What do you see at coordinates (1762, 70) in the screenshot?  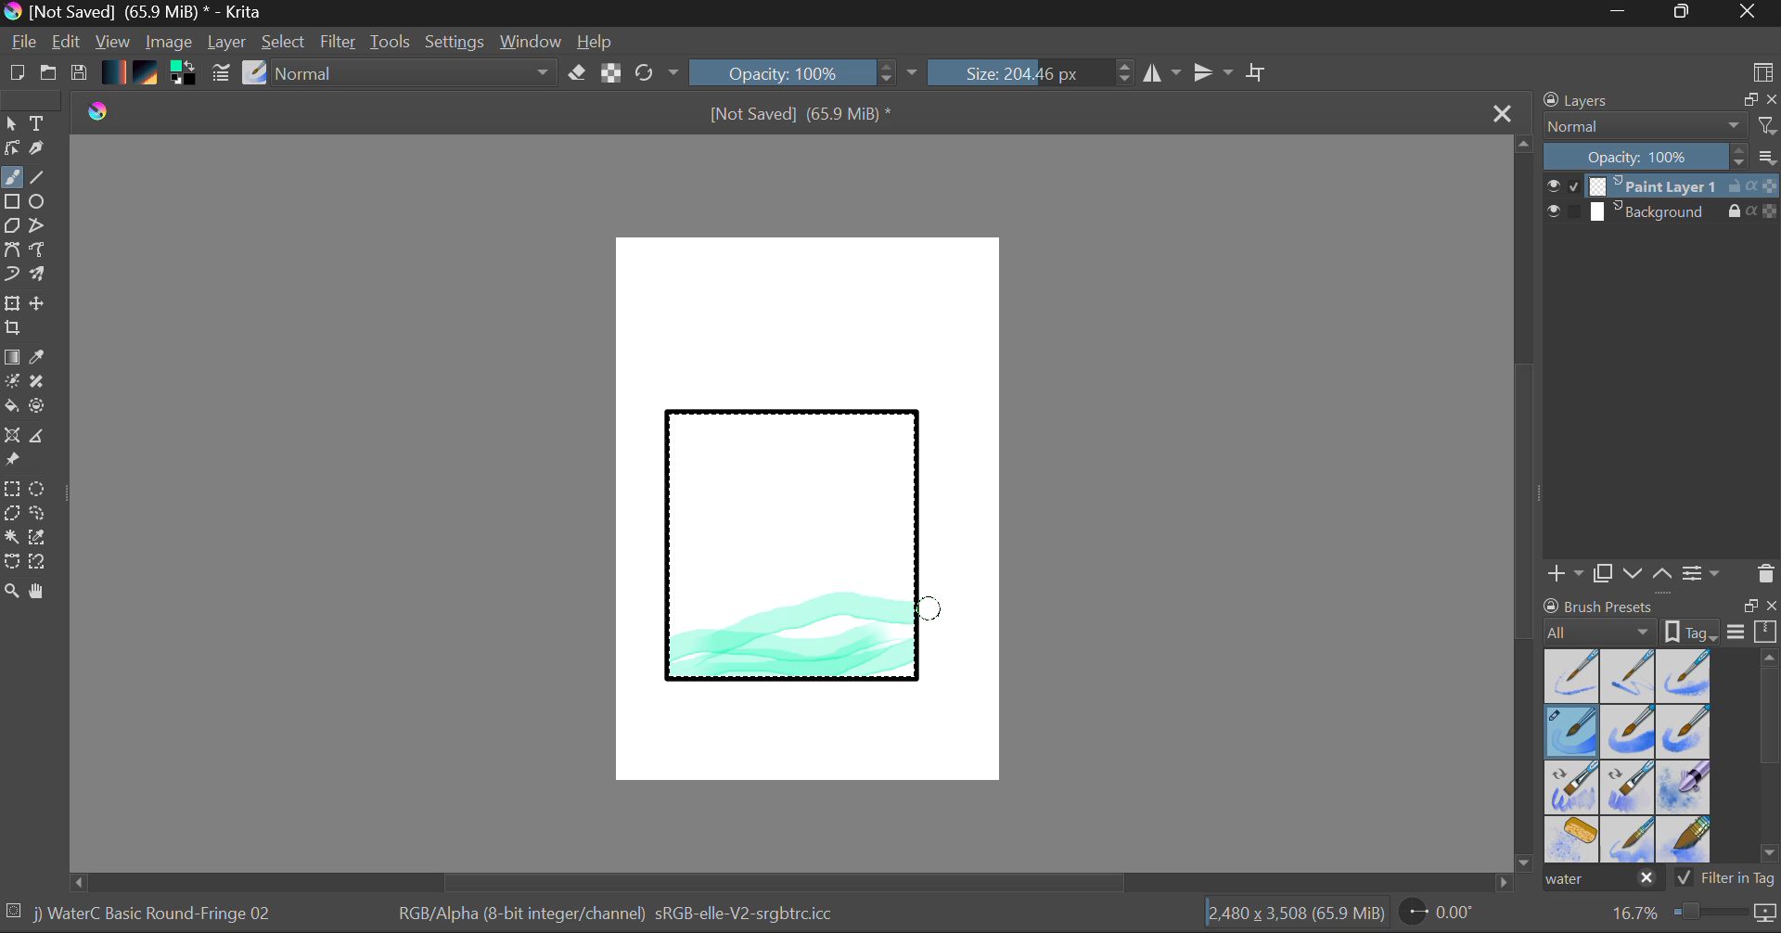 I see `Choose Workspace` at bounding box center [1762, 70].